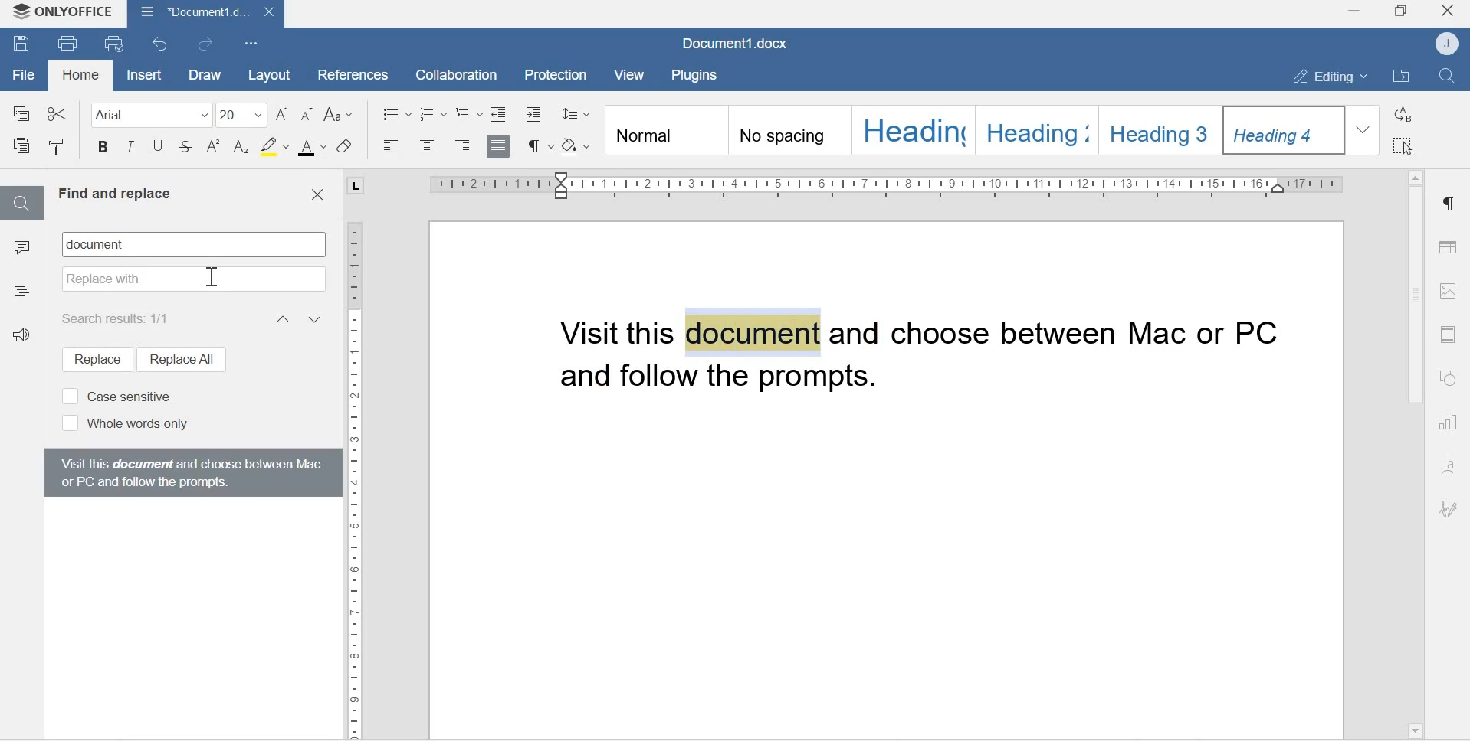  I want to click on Charts, so click(1450, 424).